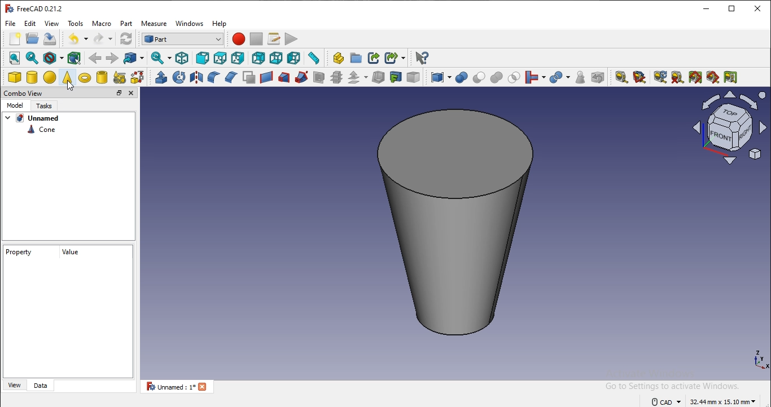 The width and height of the screenshot is (771, 407). What do you see at coordinates (41, 132) in the screenshot?
I see `cone` at bounding box center [41, 132].